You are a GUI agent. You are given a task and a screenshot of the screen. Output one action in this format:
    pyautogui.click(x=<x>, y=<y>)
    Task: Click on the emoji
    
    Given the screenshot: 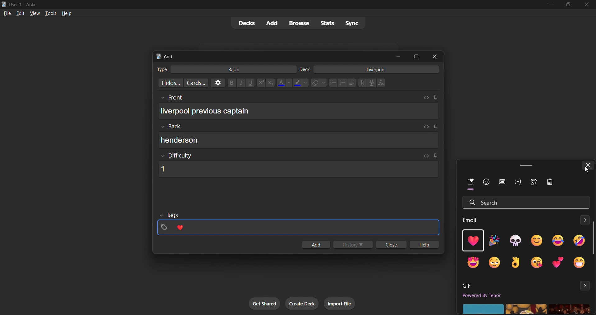 What is the action you would take?
    pyautogui.click(x=557, y=262)
    